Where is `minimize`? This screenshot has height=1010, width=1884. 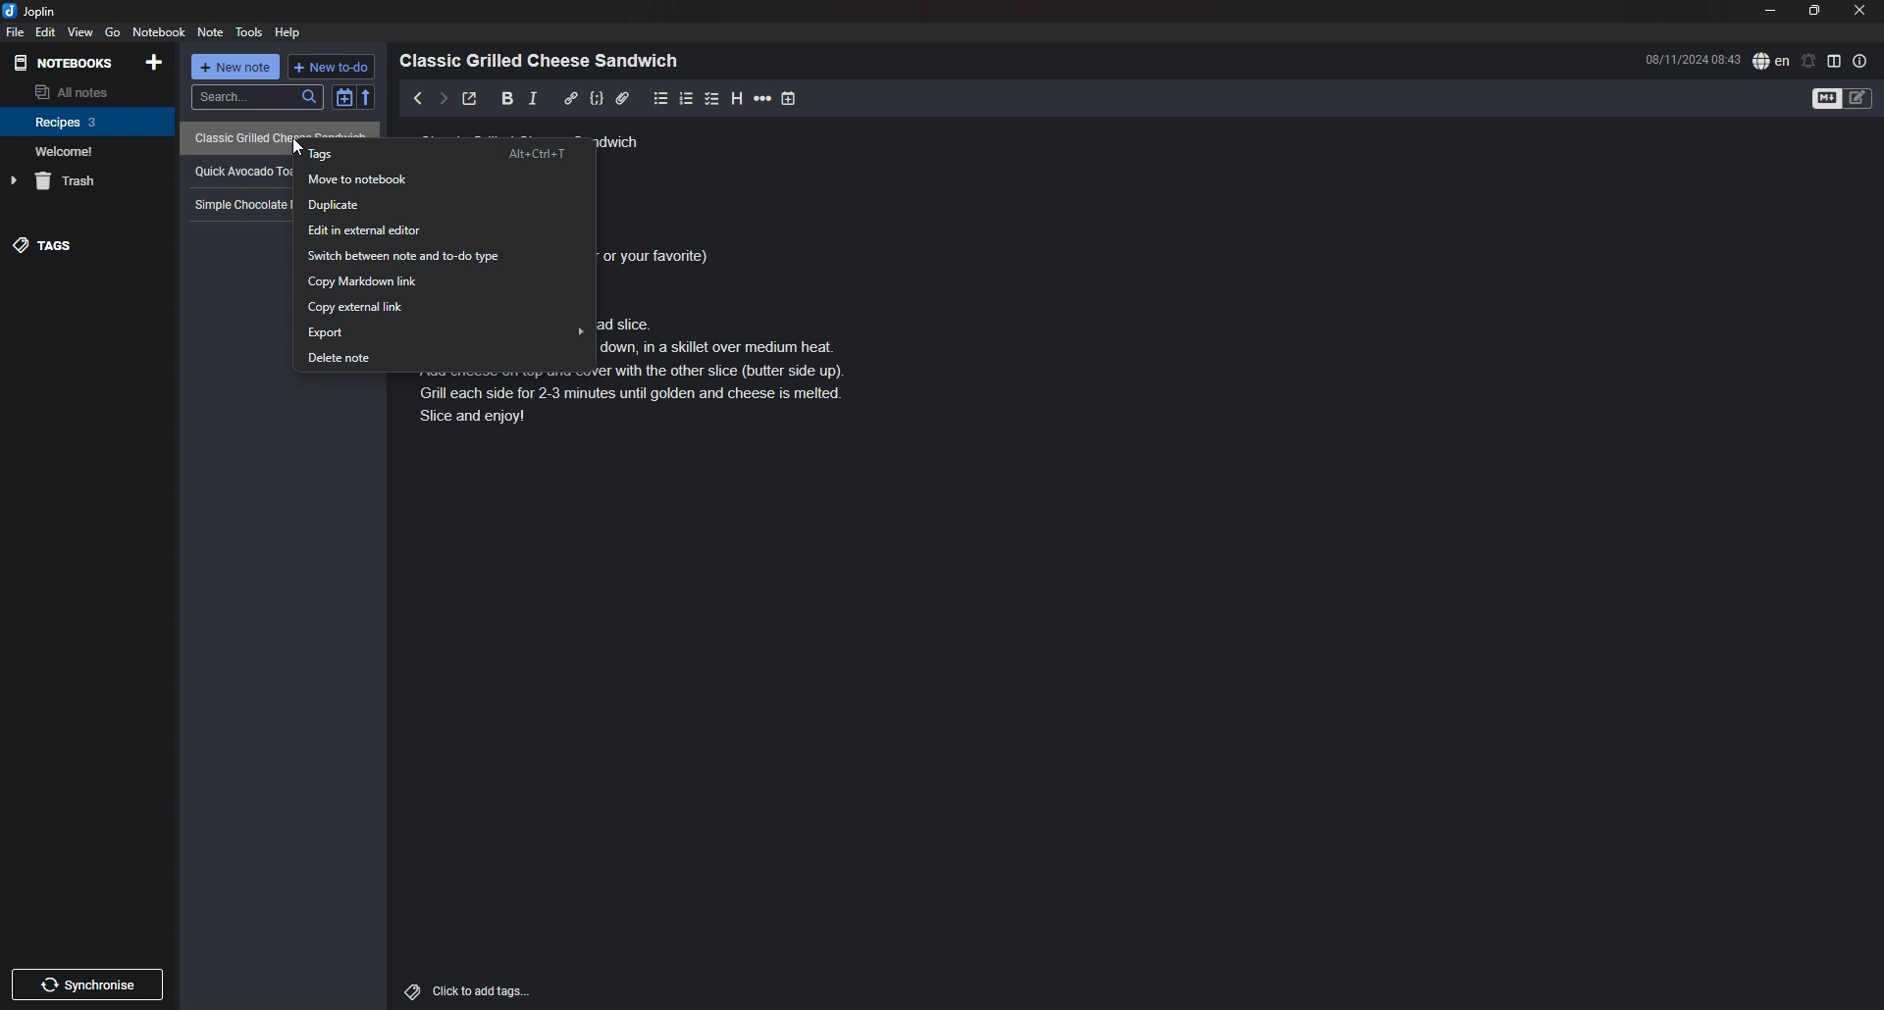 minimize is located at coordinates (1771, 11).